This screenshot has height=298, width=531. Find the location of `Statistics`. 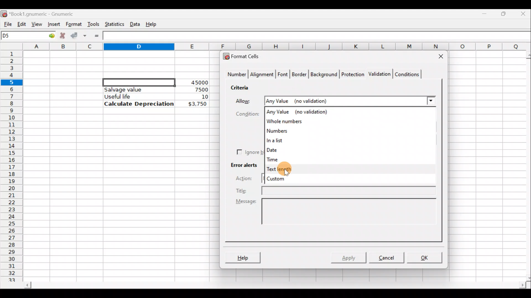

Statistics is located at coordinates (113, 24).